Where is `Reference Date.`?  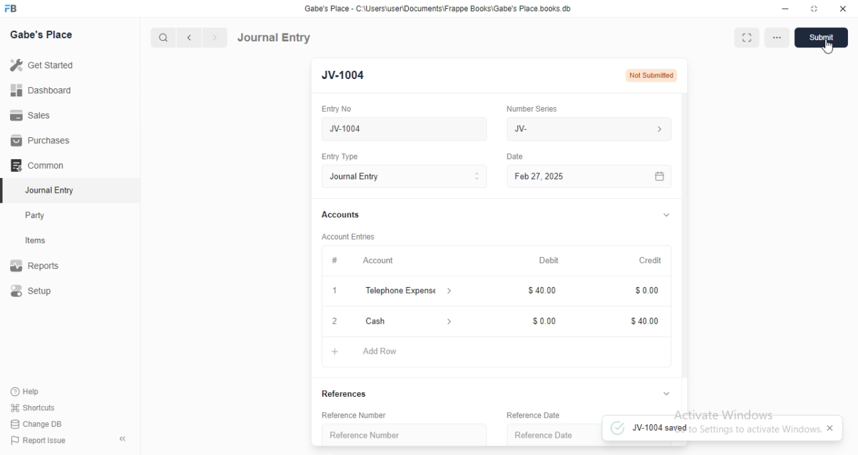 Reference Date. is located at coordinates (540, 435).